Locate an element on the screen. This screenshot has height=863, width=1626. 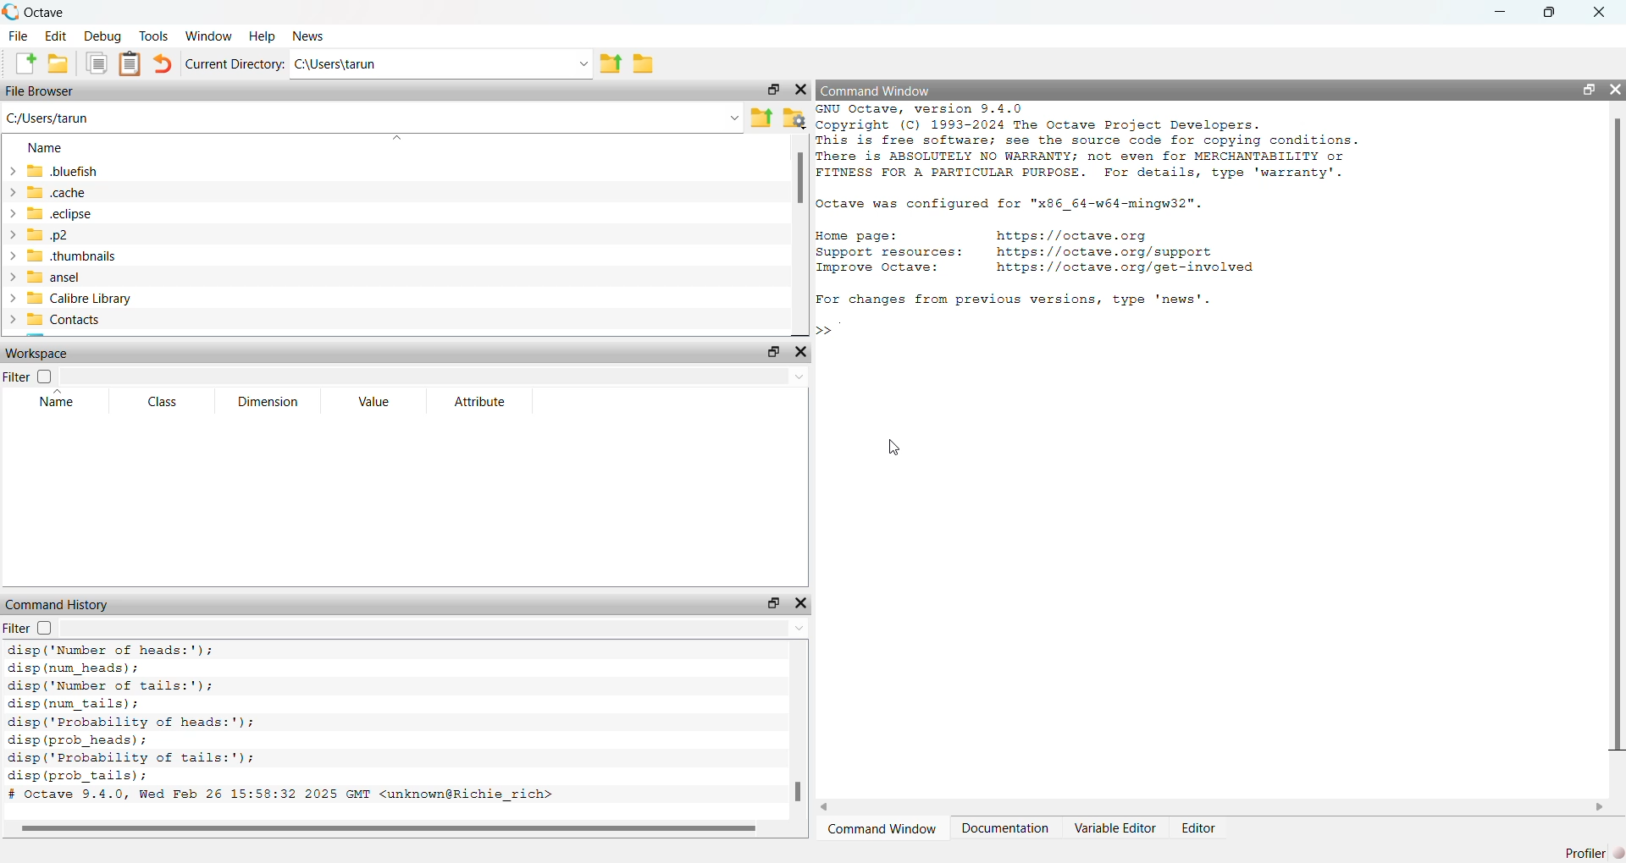
Calibre Library is located at coordinates (80, 299).